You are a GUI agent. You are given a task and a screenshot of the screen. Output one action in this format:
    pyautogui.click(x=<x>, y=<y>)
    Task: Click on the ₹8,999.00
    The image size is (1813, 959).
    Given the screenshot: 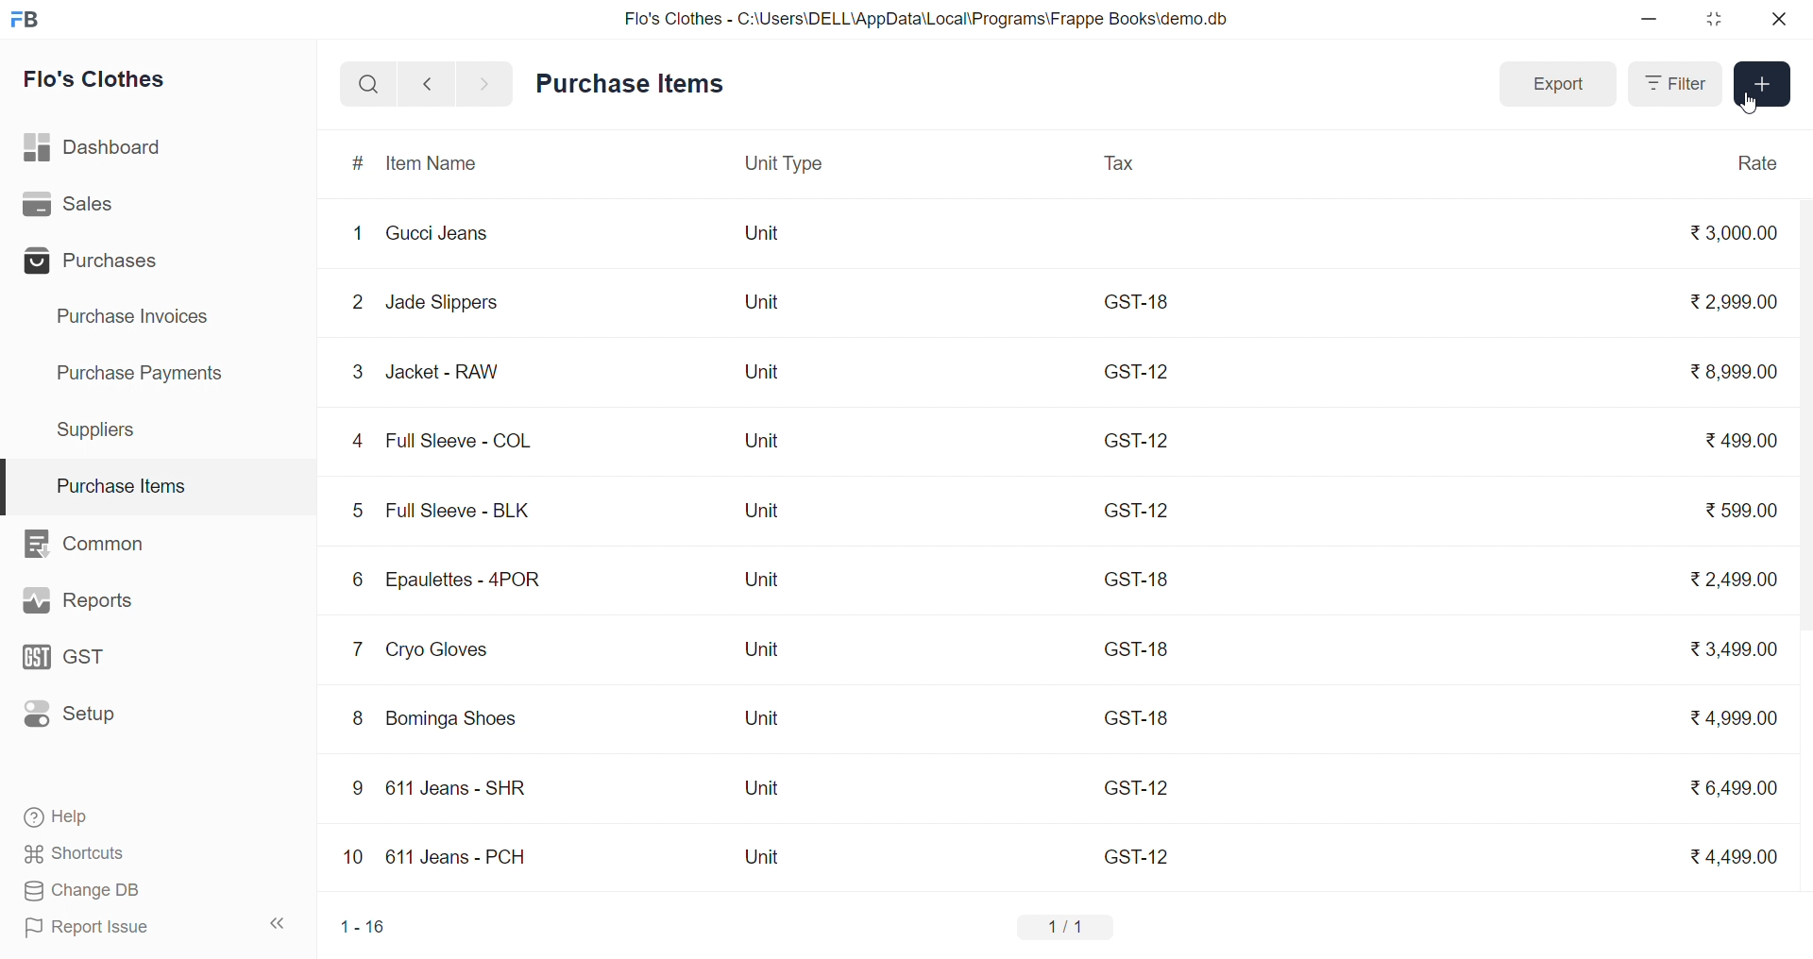 What is the action you would take?
    pyautogui.click(x=1728, y=375)
    